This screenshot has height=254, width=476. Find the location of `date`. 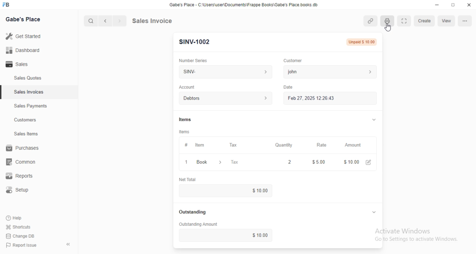

date is located at coordinates (288, 87).